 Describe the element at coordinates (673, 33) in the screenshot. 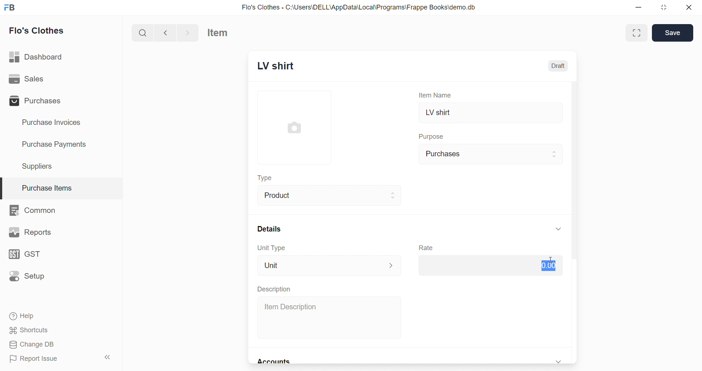

I see `Save` at that location.